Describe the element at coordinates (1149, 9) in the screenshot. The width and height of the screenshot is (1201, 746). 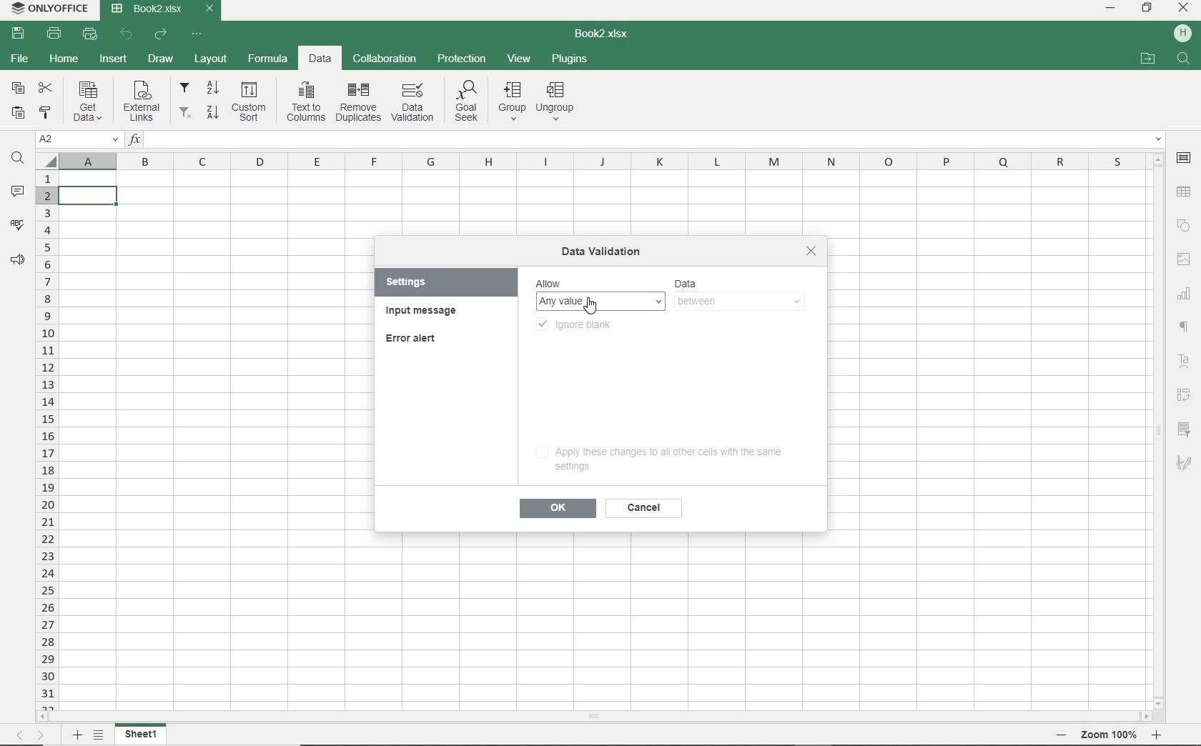
I see `RESTORE DOWN` at that location.